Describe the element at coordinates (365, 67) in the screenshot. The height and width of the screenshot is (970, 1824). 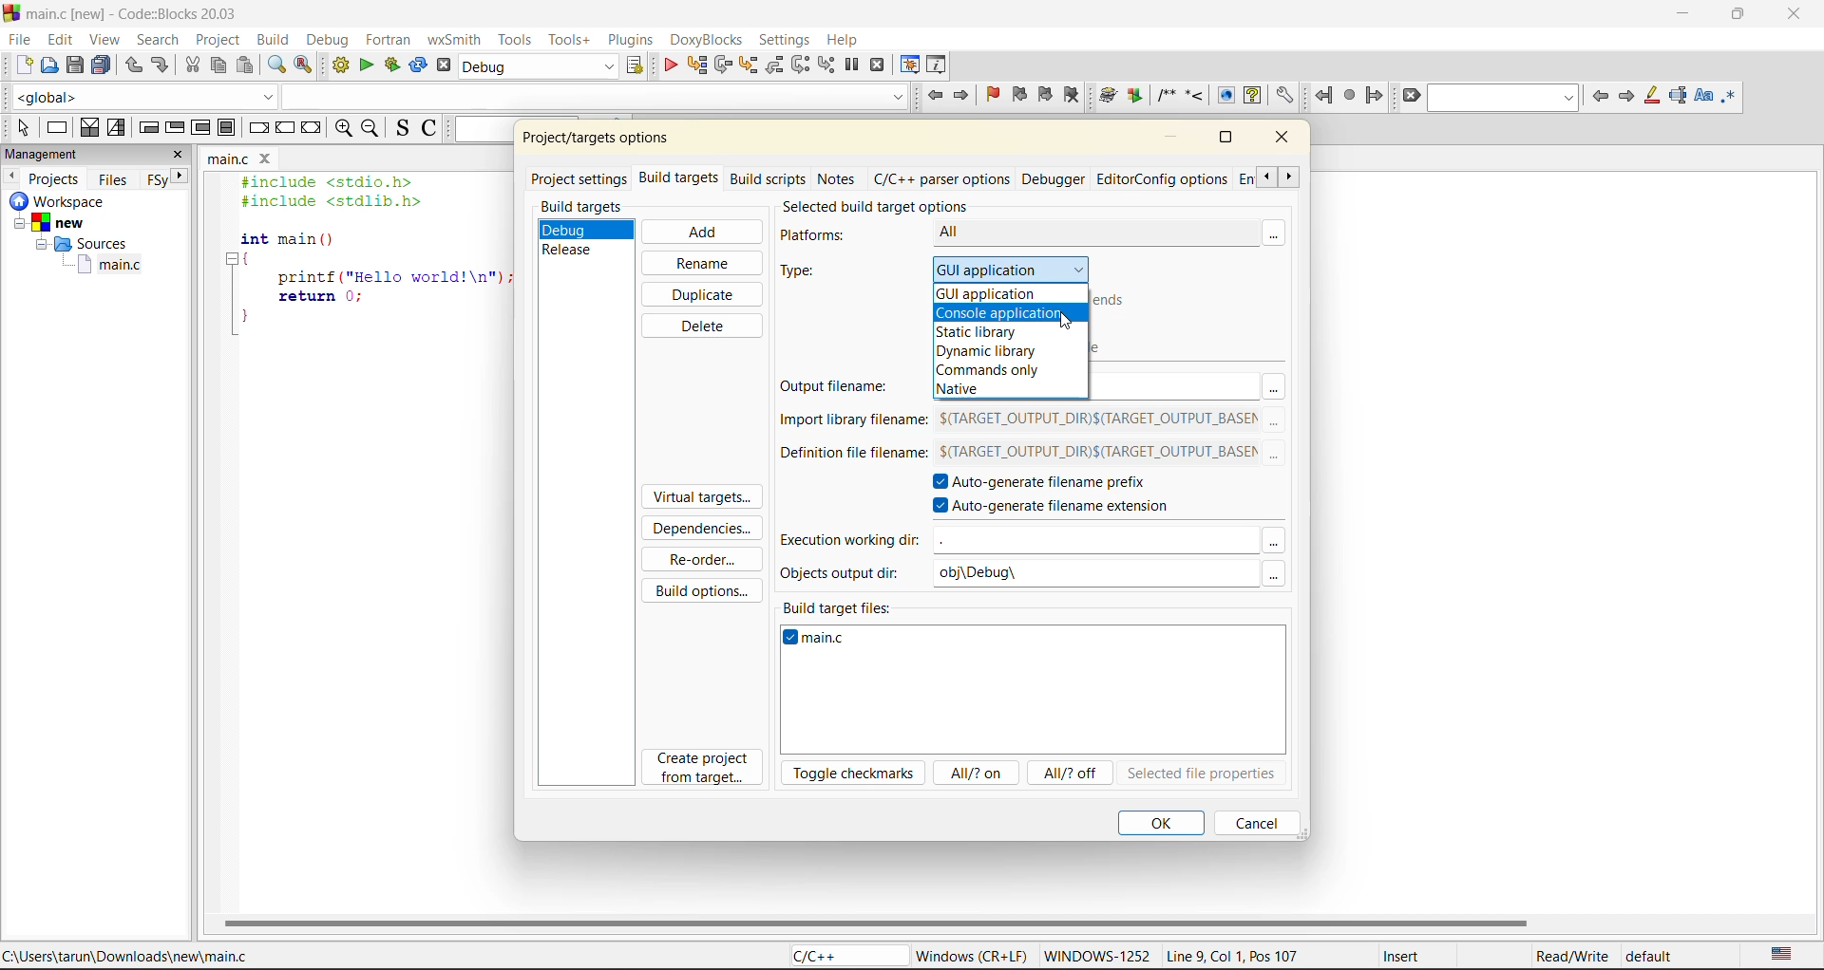
I see `run` at that location.